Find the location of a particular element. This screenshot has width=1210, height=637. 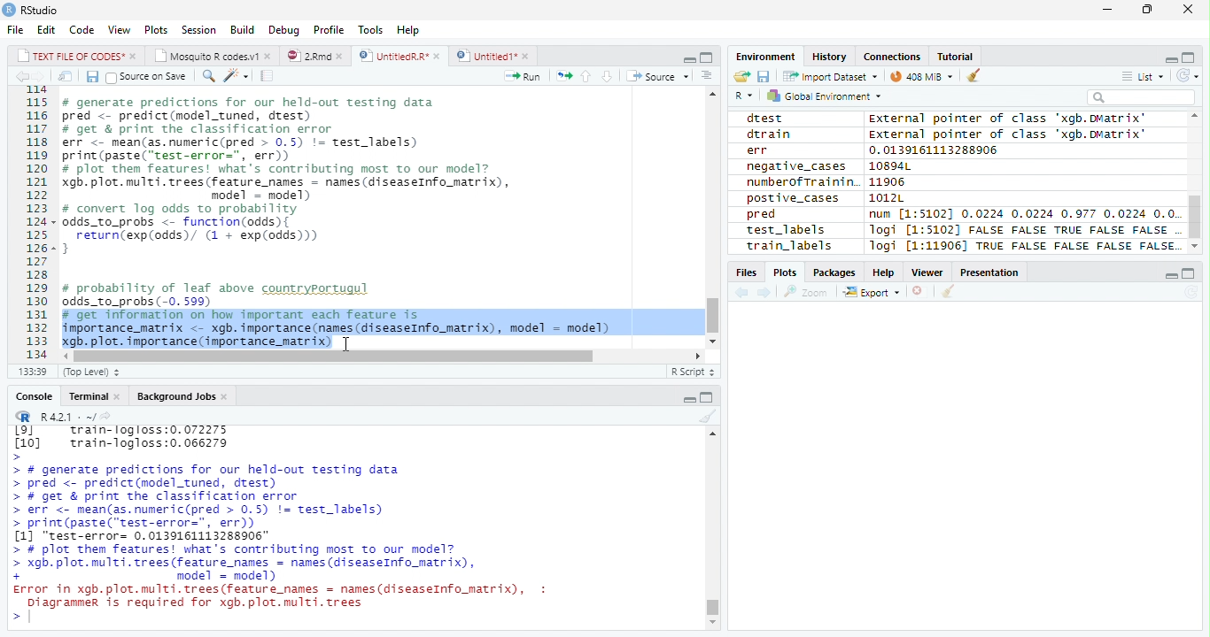

Search is located at coordinates (1141, 97).